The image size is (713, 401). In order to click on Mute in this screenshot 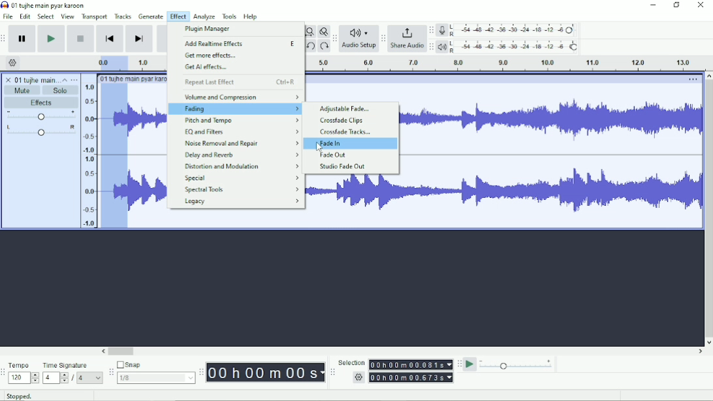, I will do `click(23, 90)`.